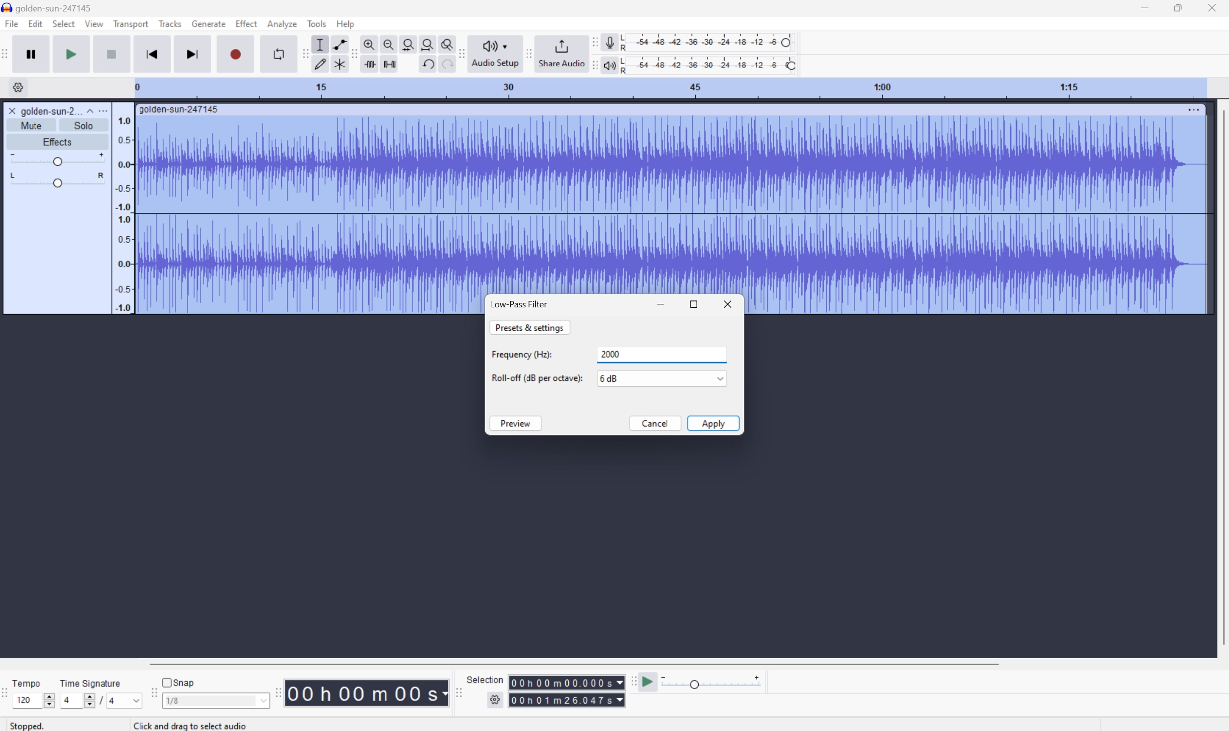 The image size is (1229, 731). I want to click on Audacity toolbar, so click(278, 692).